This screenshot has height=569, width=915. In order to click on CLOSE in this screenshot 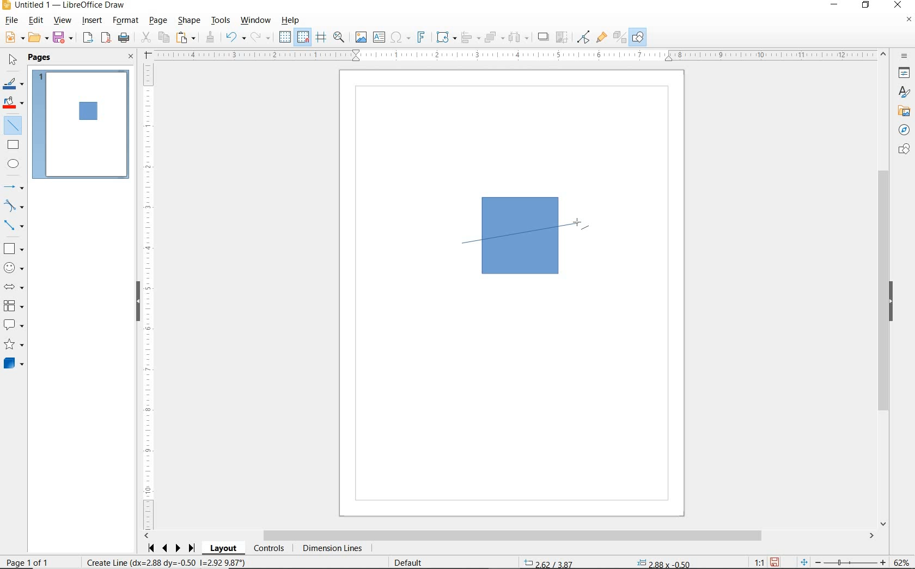, I will do `click(131, 57)`.